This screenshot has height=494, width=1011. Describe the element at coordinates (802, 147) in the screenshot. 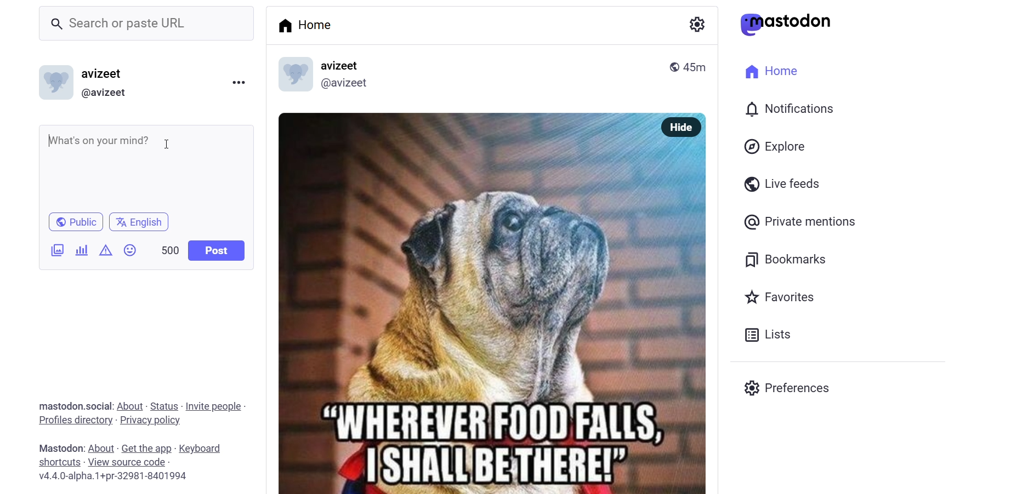

I see `Explore` at that location.